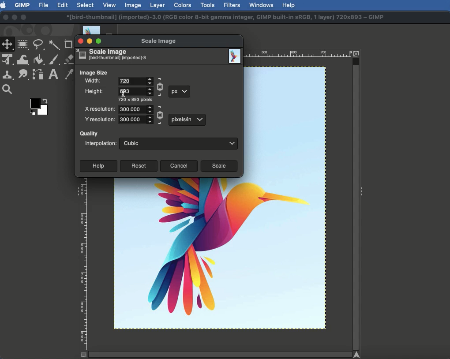 This screenshot has height=359, width=450. I want to click on Freeform selector, so click(39, 45).